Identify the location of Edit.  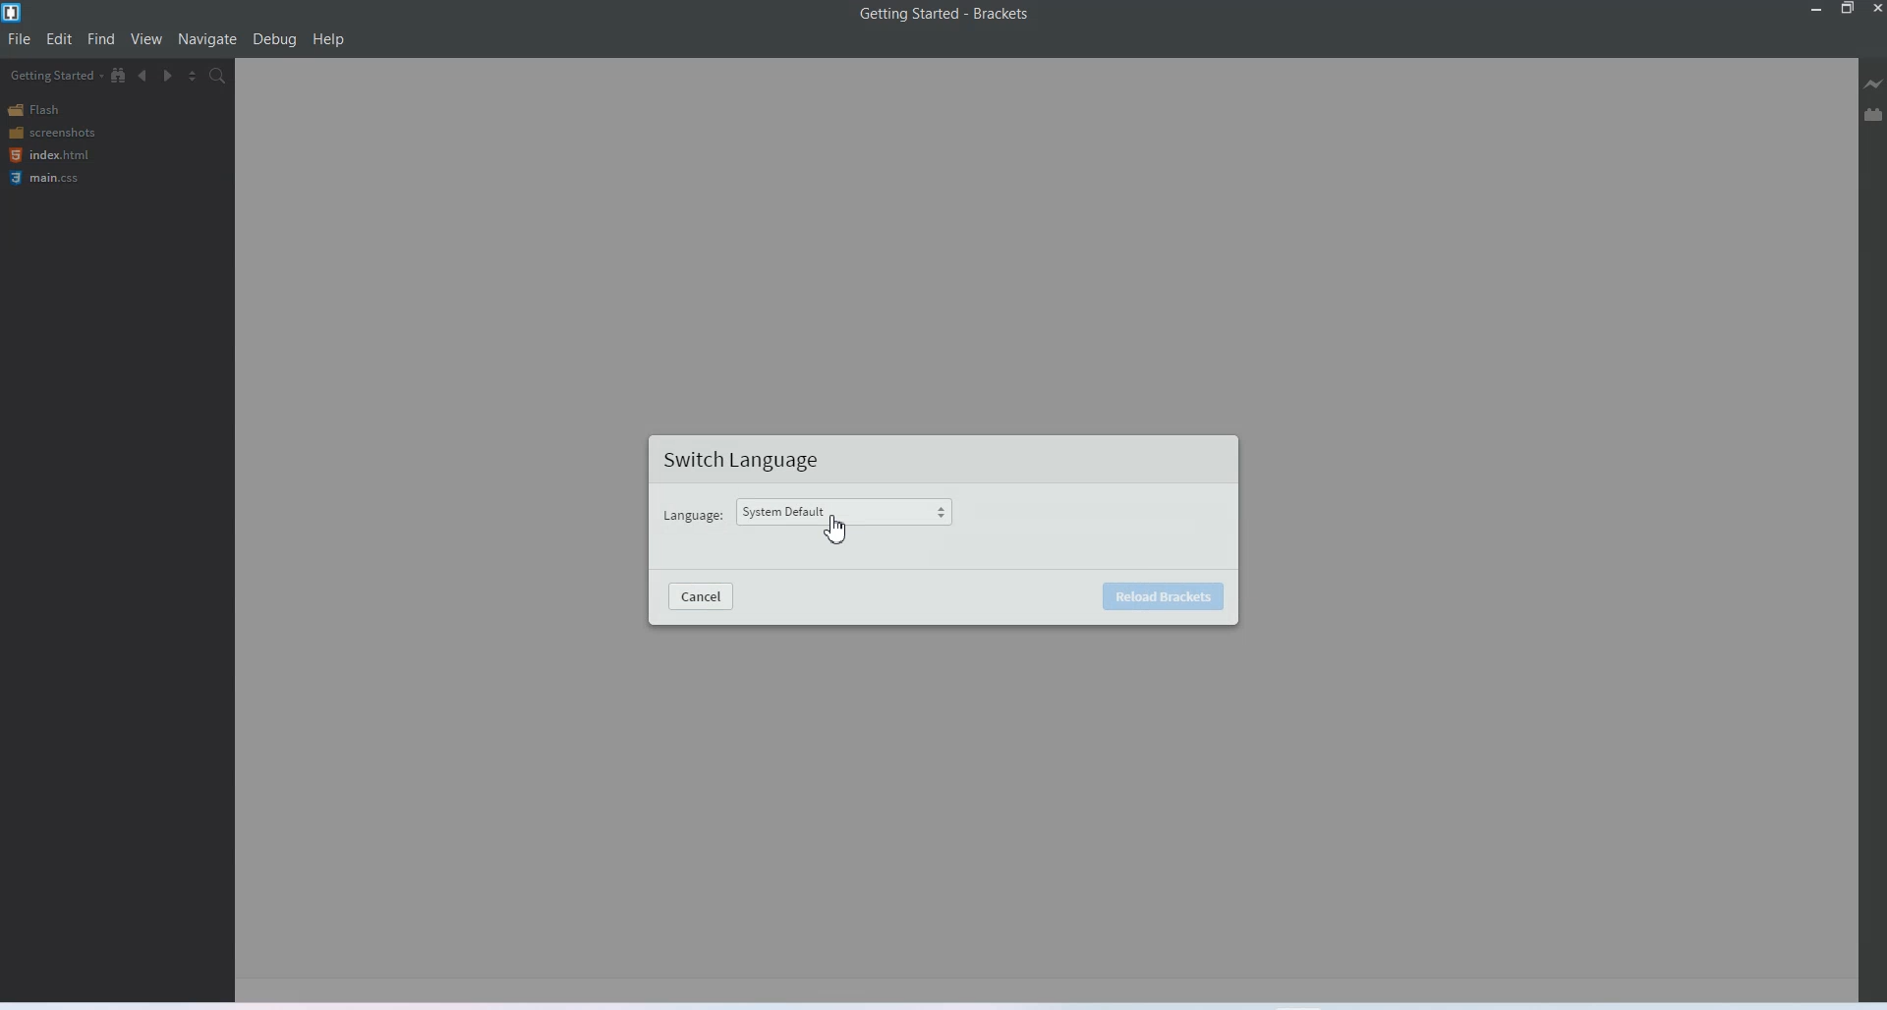
(59, 39).